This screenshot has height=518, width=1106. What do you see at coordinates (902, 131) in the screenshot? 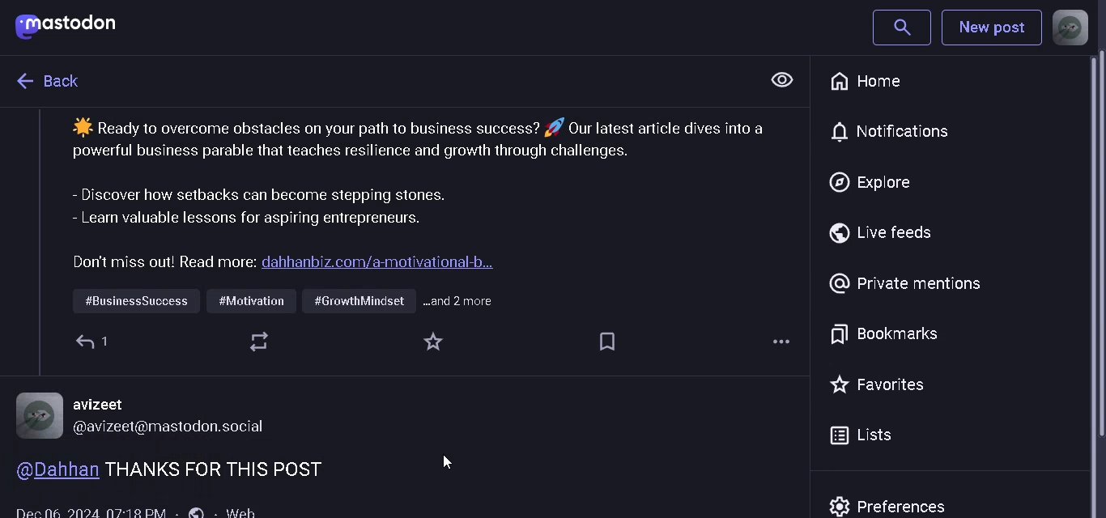
I see `notification` at bounding box center [902, 131].